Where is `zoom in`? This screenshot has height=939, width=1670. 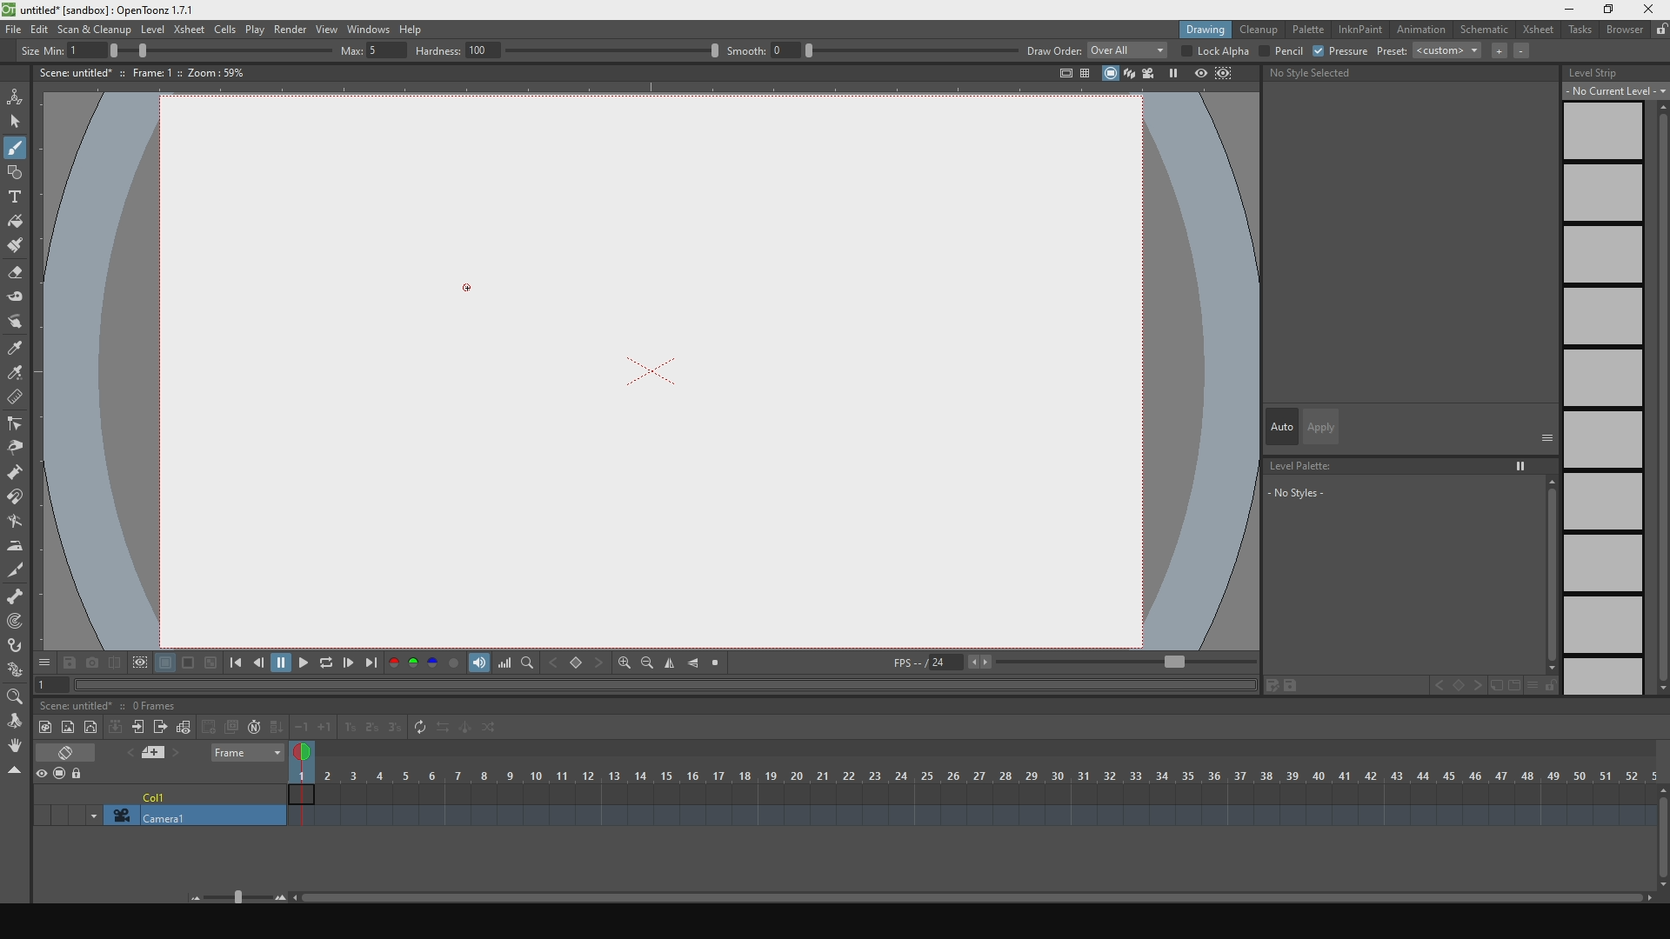
zoom in is located at coordinates (625, 663).